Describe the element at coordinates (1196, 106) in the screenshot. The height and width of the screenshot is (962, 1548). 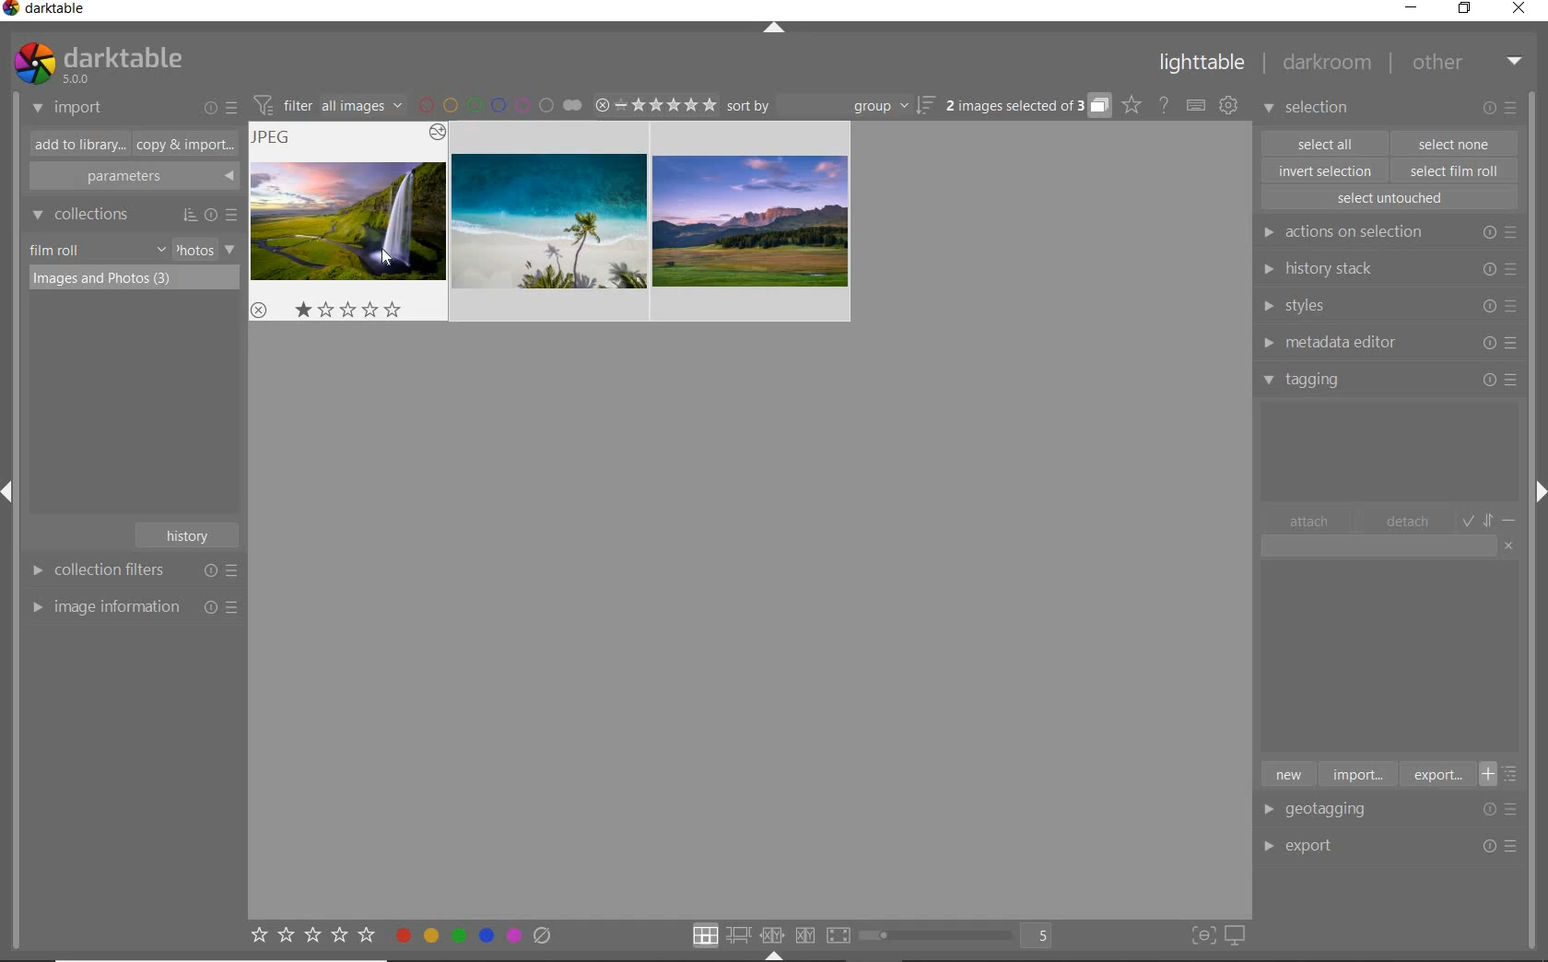
I see `set keyboard shortcut` at that location.